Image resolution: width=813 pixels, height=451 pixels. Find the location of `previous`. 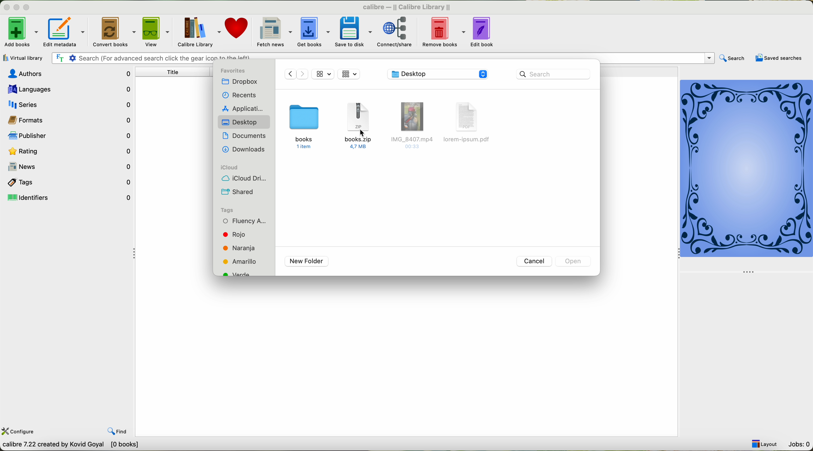

previous is located at coordinates (290, 74).